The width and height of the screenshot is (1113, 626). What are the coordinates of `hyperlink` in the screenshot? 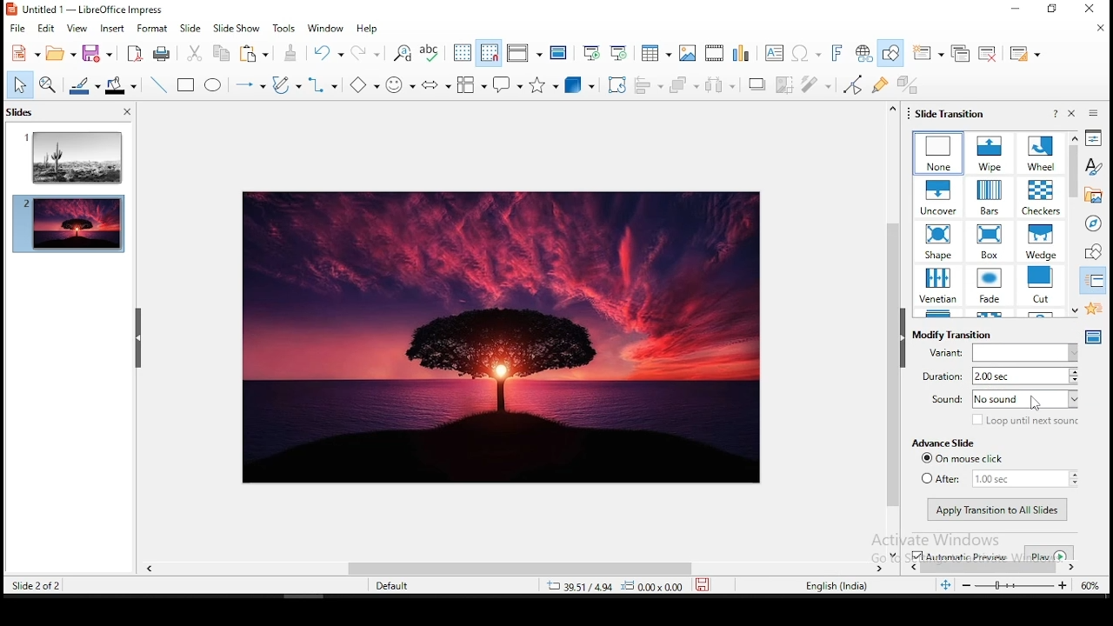 It's located at (865, 52).